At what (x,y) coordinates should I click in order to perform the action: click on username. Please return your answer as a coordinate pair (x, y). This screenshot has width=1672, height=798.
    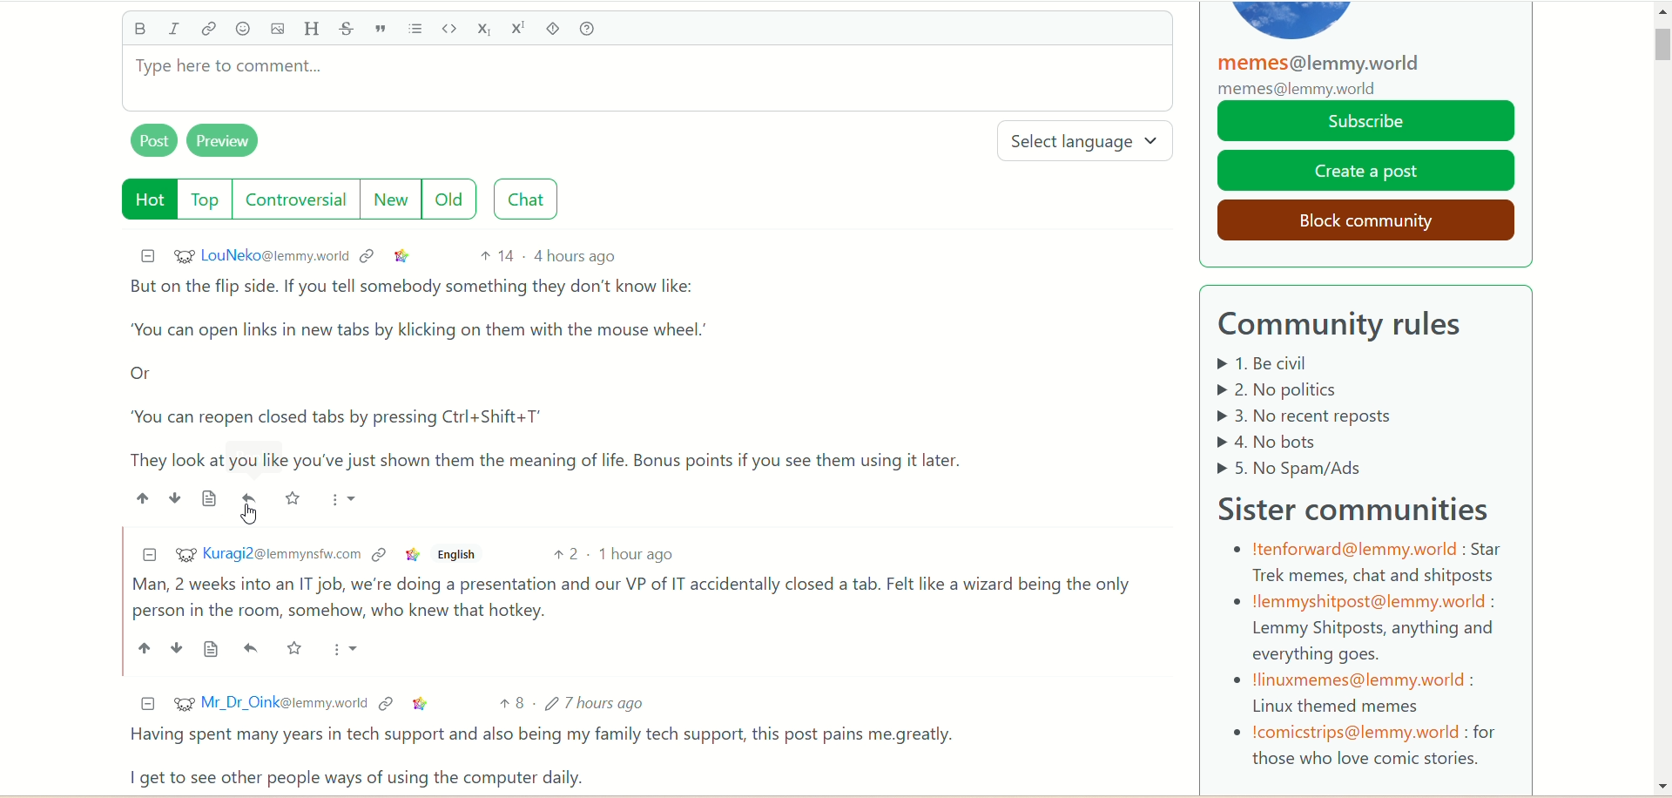
    Looking at the image, I should click on (269, 705).